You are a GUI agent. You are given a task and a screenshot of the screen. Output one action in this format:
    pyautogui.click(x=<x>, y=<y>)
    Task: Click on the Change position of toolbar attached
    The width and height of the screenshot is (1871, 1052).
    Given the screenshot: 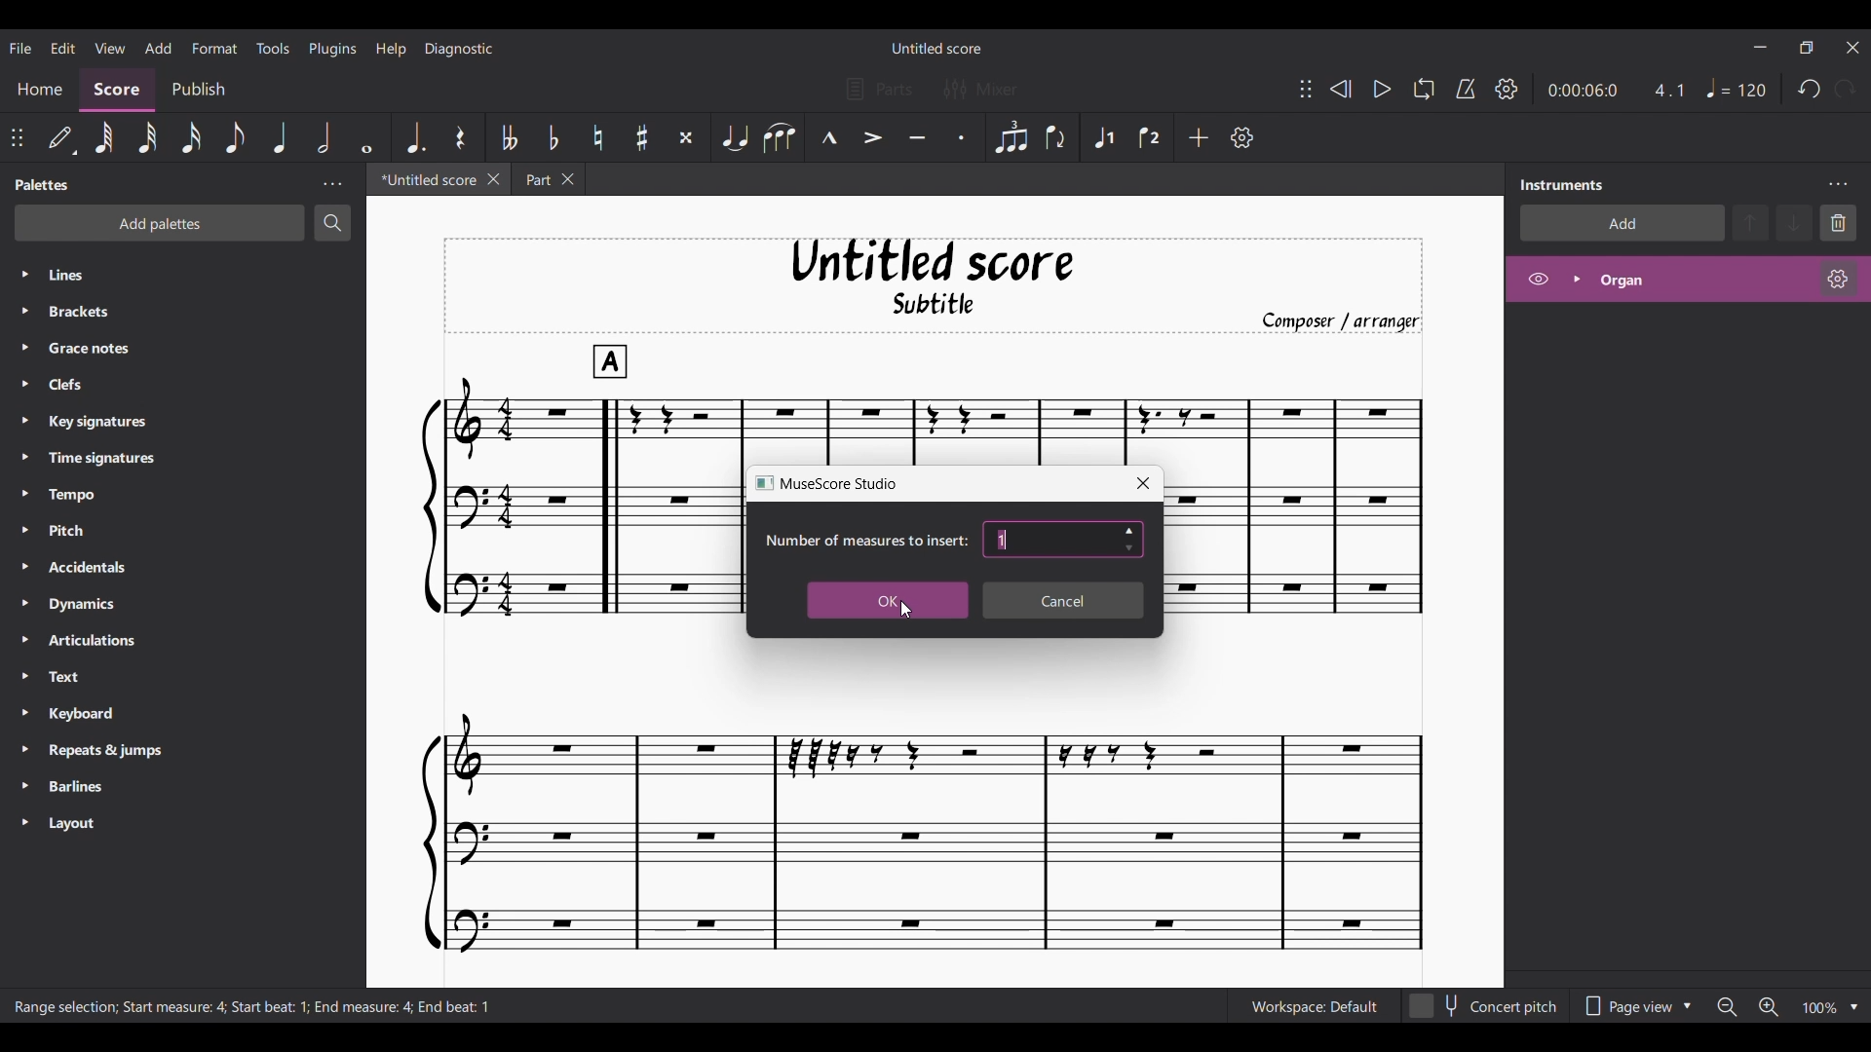 What is the action you would take?
    pyautogui.click(x=17, y=137)
    